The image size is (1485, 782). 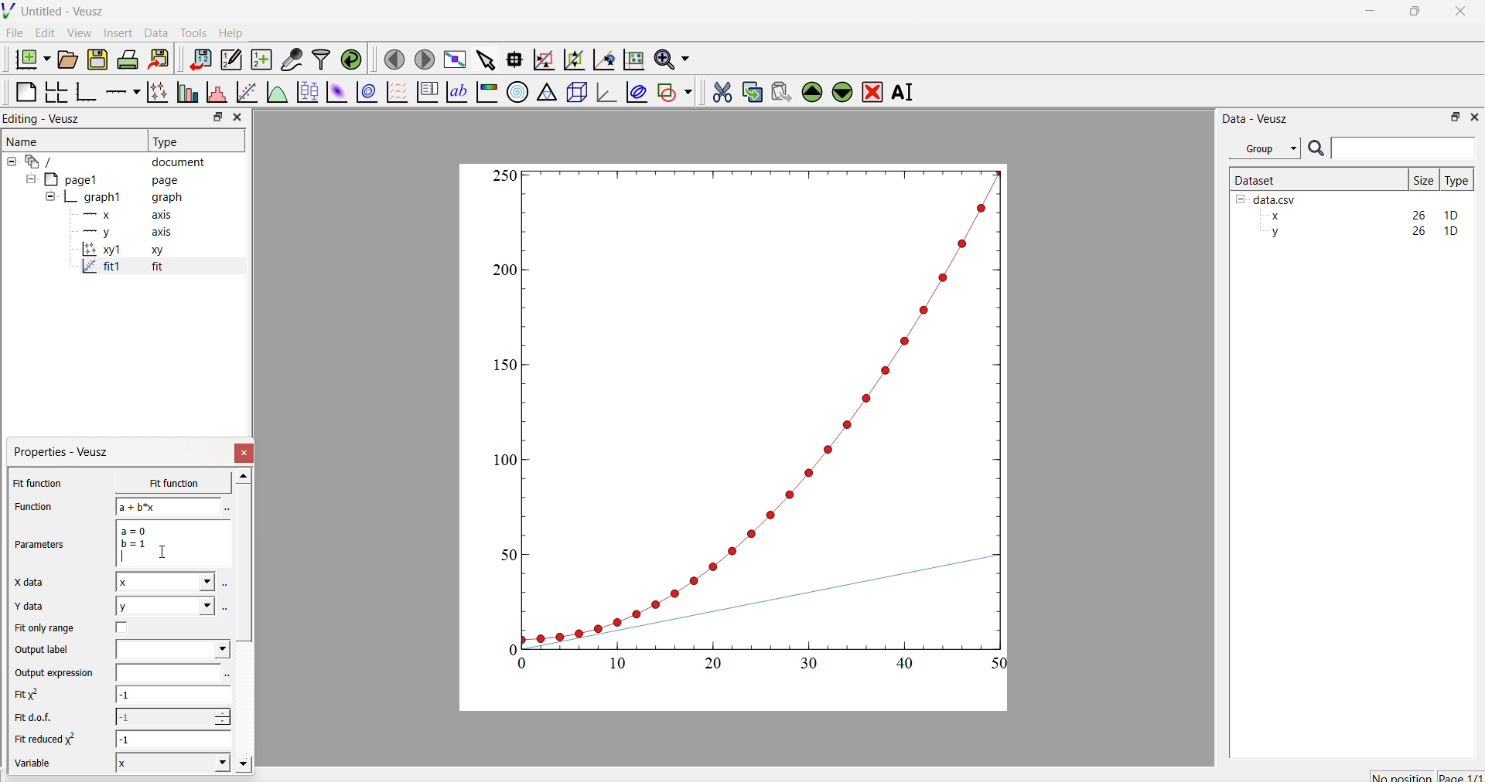 I want to click on New Document, so click(x=29, y=57).